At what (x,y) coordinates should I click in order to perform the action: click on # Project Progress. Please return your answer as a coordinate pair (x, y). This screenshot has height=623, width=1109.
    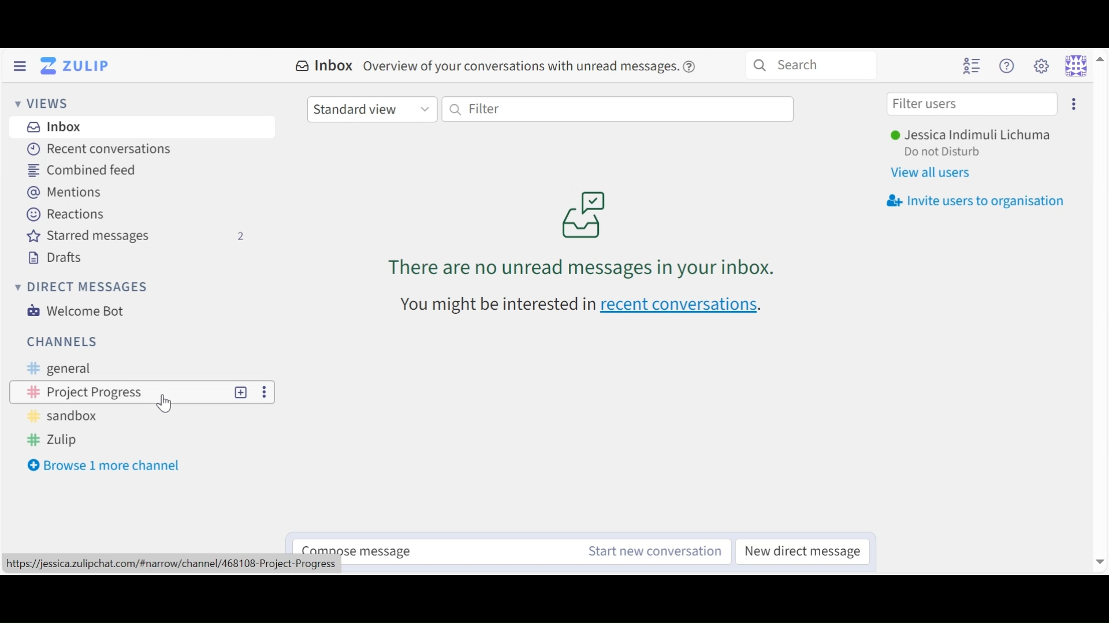
    Looking at the image, I should click on (81, 392).